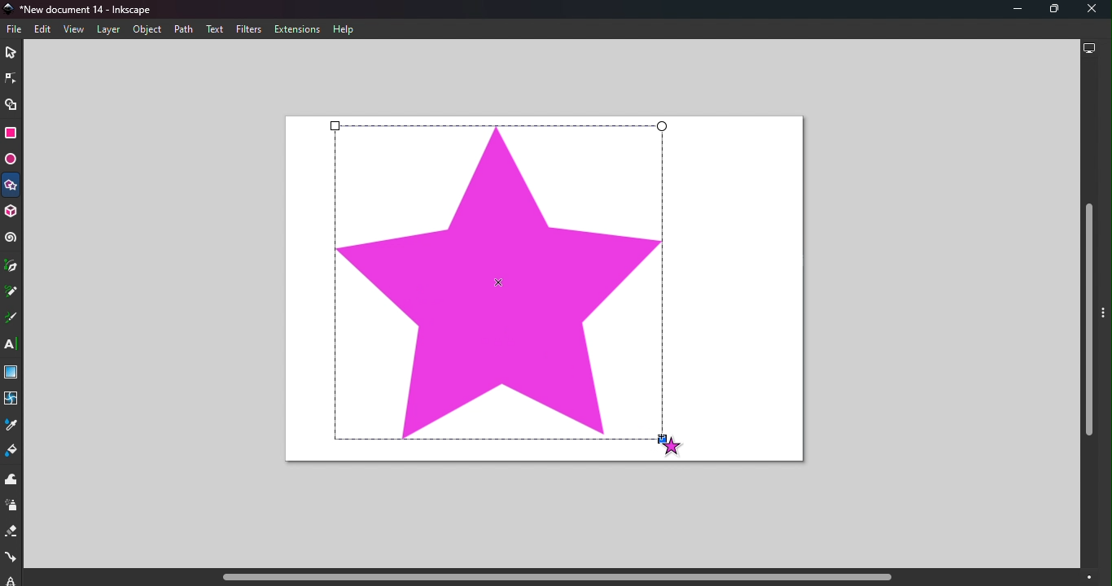 The width and height of the screenshot is (1112, 586). Describe the element at coordinates (107, 30) in the screenshot. I see `Layers` at that location.